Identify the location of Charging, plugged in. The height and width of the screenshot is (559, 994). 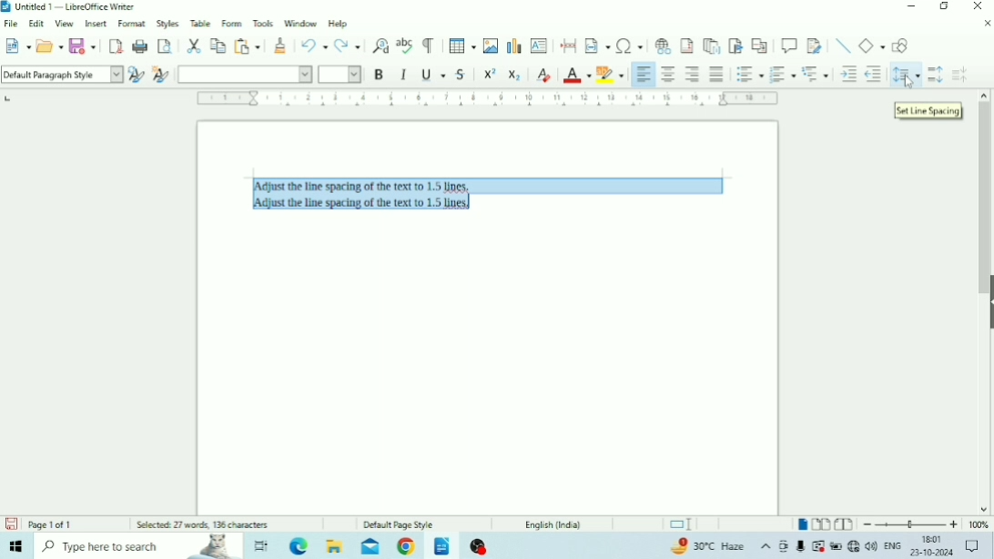
(836, 545).